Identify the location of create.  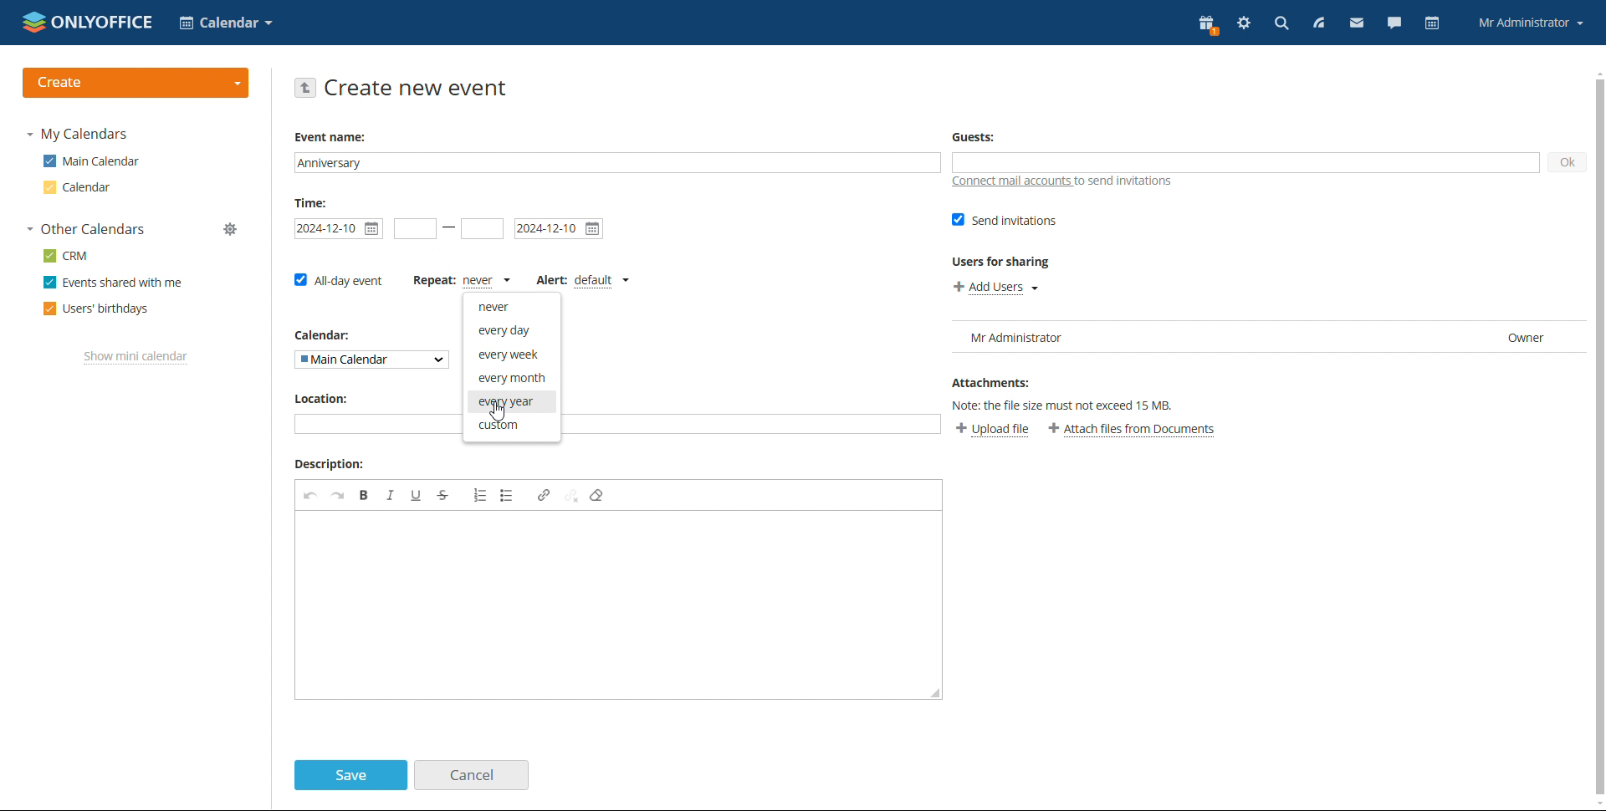
(140, 81).